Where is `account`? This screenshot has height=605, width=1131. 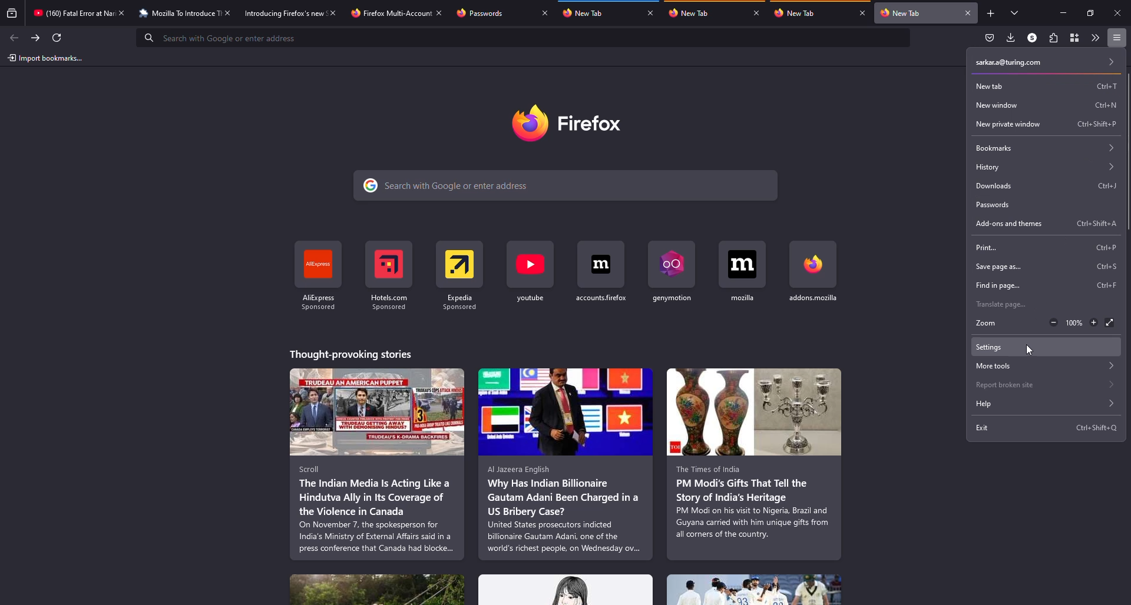 account is located at coordinates (1032, 38).